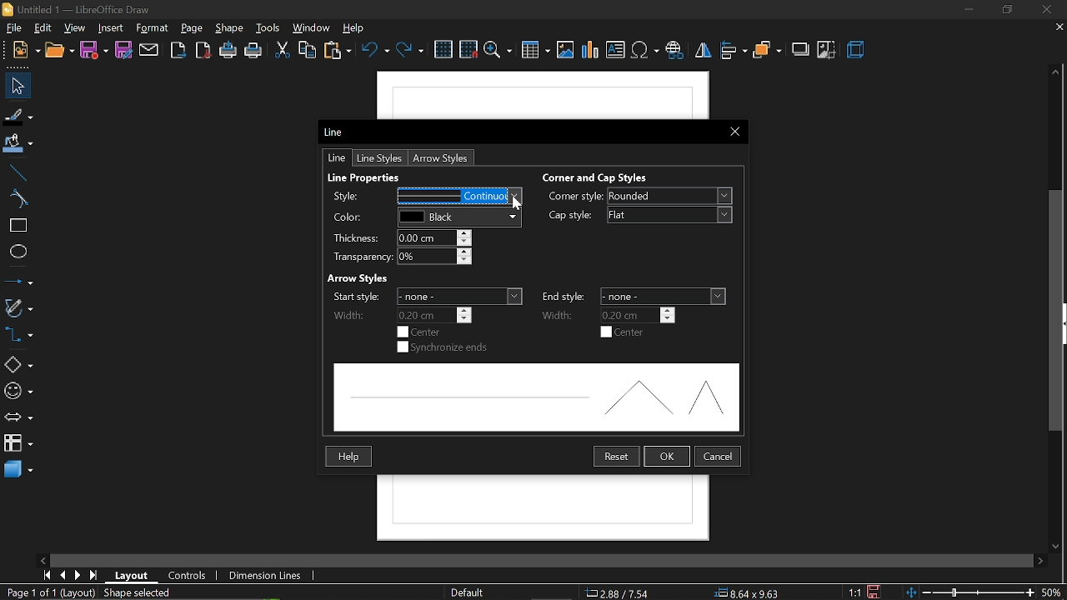 This screenshot has height=600, width=1067. I want to click on insert symbol, so click(644, 50).